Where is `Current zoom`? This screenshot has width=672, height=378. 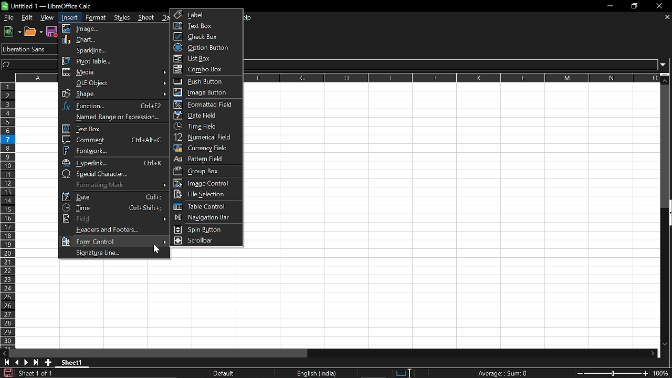
Current zoom is located at coordinates (663, 373).